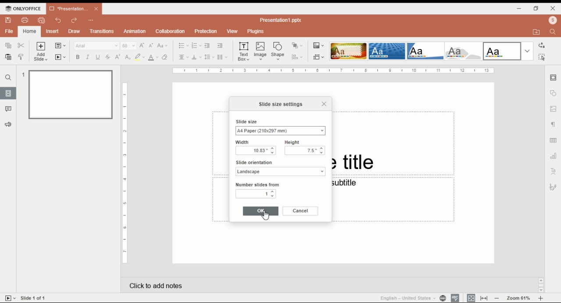 This screenshot has height=303, width=561. Describe the element at coordinates (196, 46) in the screenshot. I see `numbering` at that location.